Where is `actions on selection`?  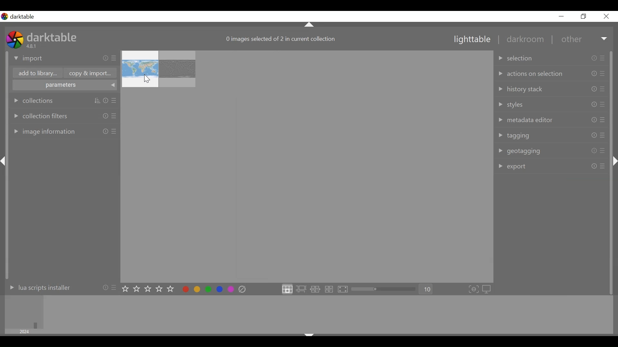 actions on selection is located at coordinates (553, 73).